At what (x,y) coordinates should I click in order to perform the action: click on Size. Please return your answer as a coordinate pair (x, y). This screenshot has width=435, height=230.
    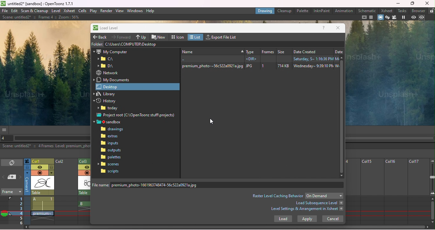
    Looking at the image, I should click on (284, 51).